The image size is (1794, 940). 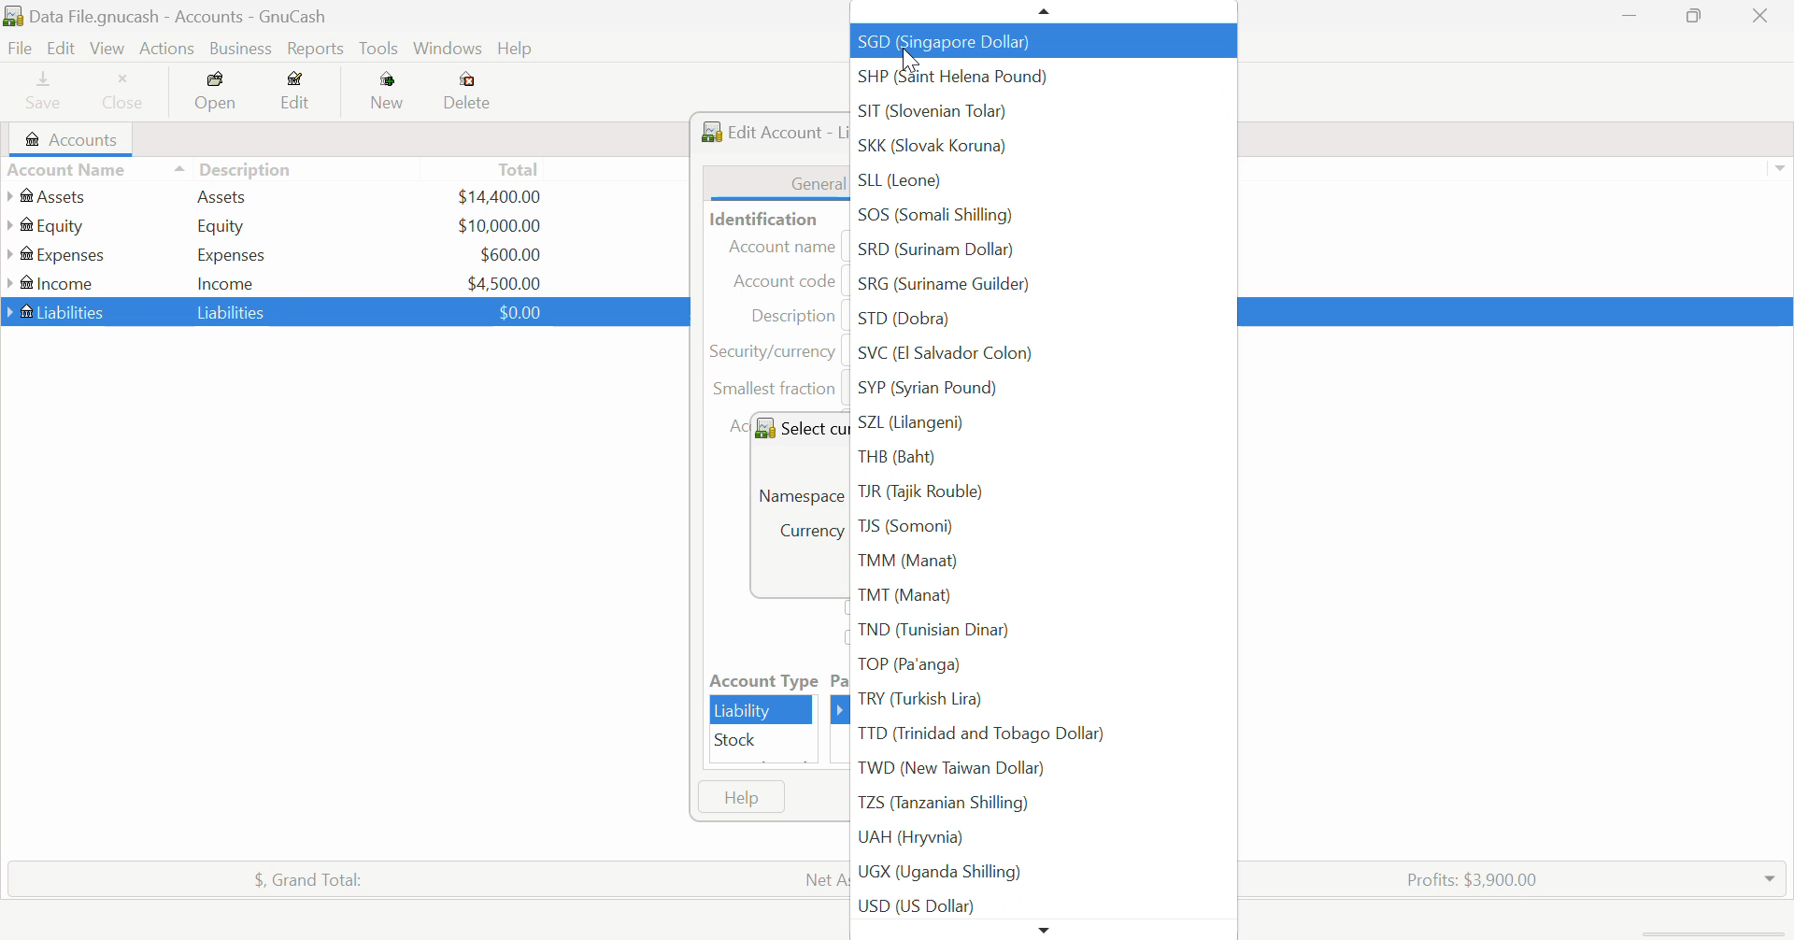 What do you see at coordinates (1040, 561) in the screenshot?
I see `TMM` at bounding box center [1040, 561].